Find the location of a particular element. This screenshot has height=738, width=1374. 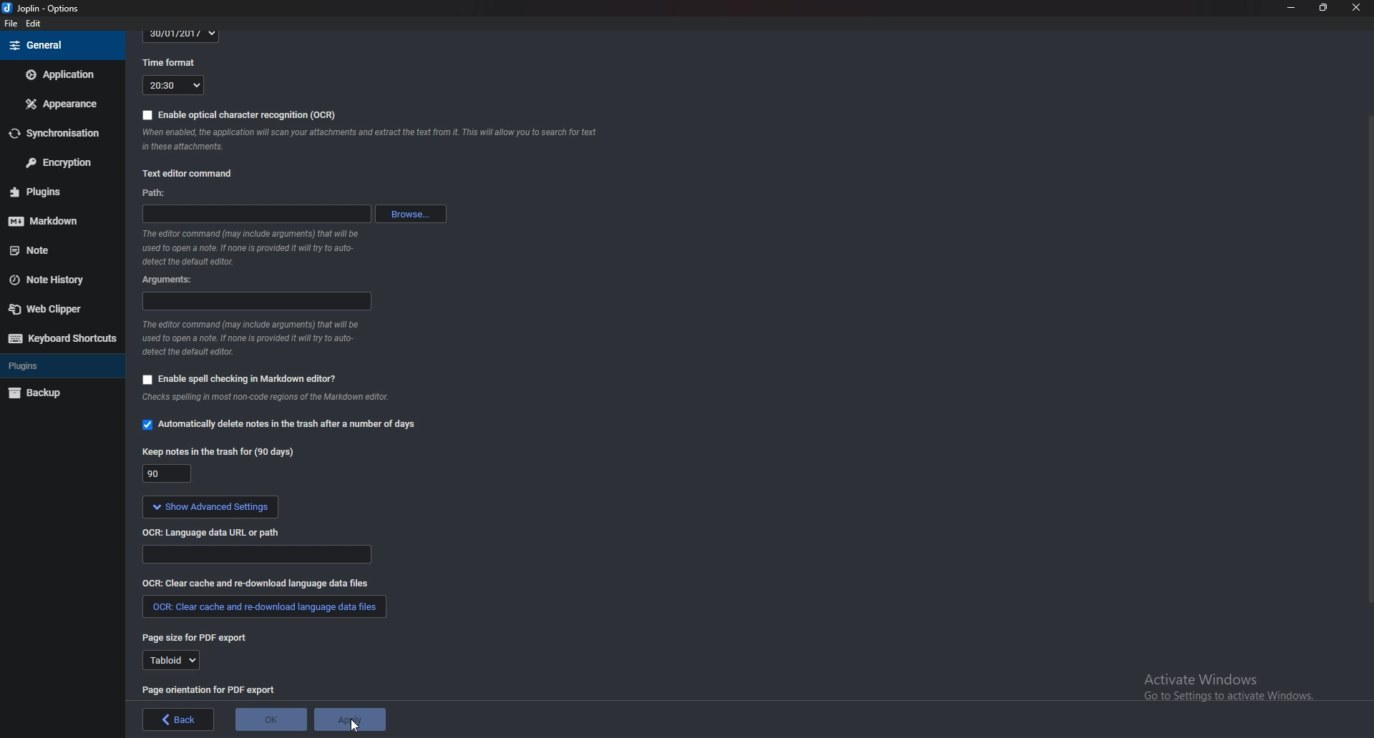

close is located at coordinates (1355, 9).